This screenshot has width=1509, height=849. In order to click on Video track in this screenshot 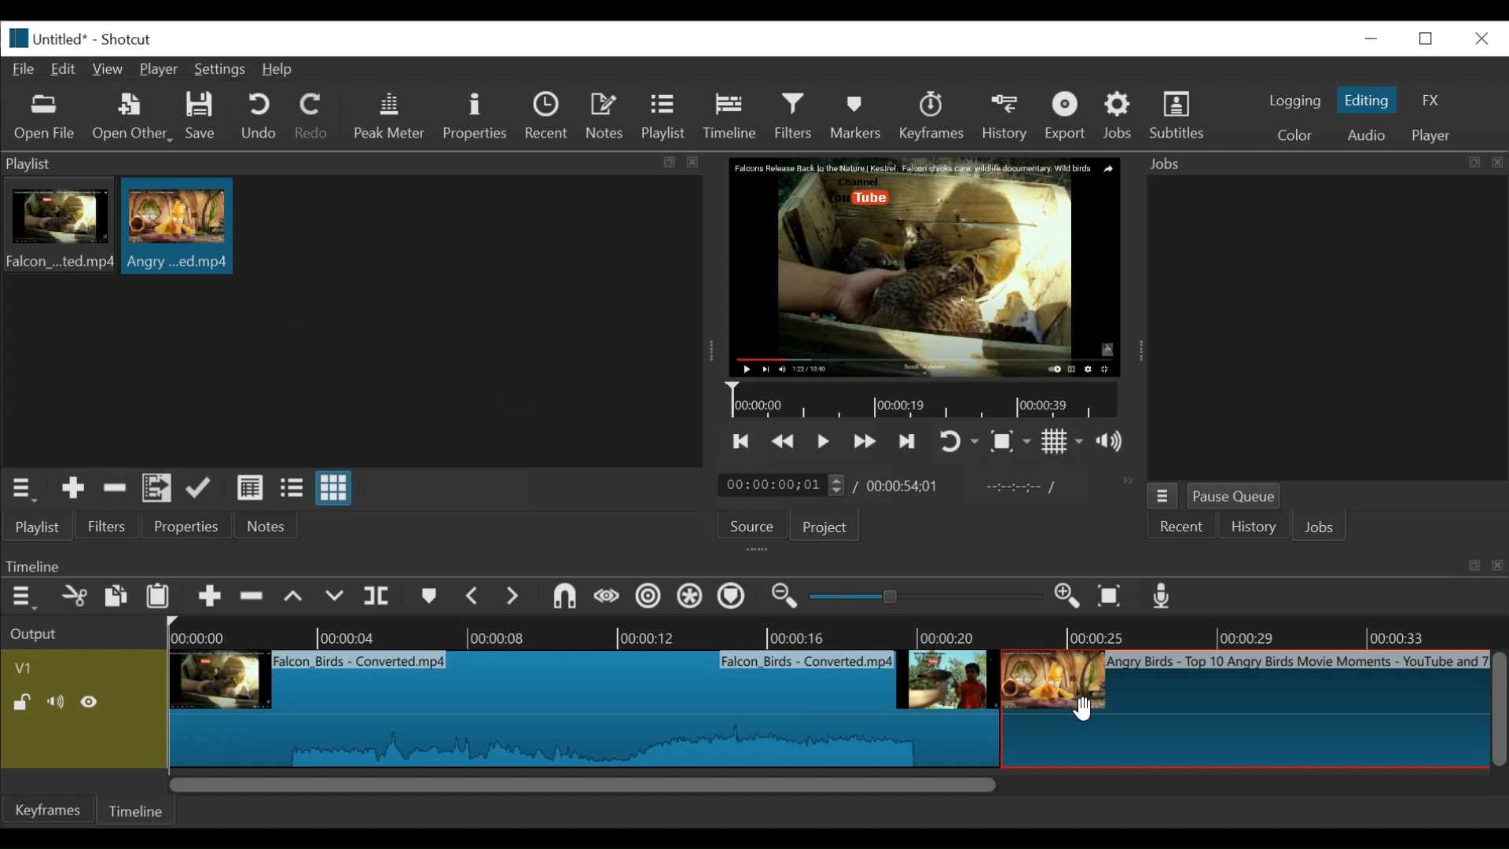, I will do `click(84, 667)`.